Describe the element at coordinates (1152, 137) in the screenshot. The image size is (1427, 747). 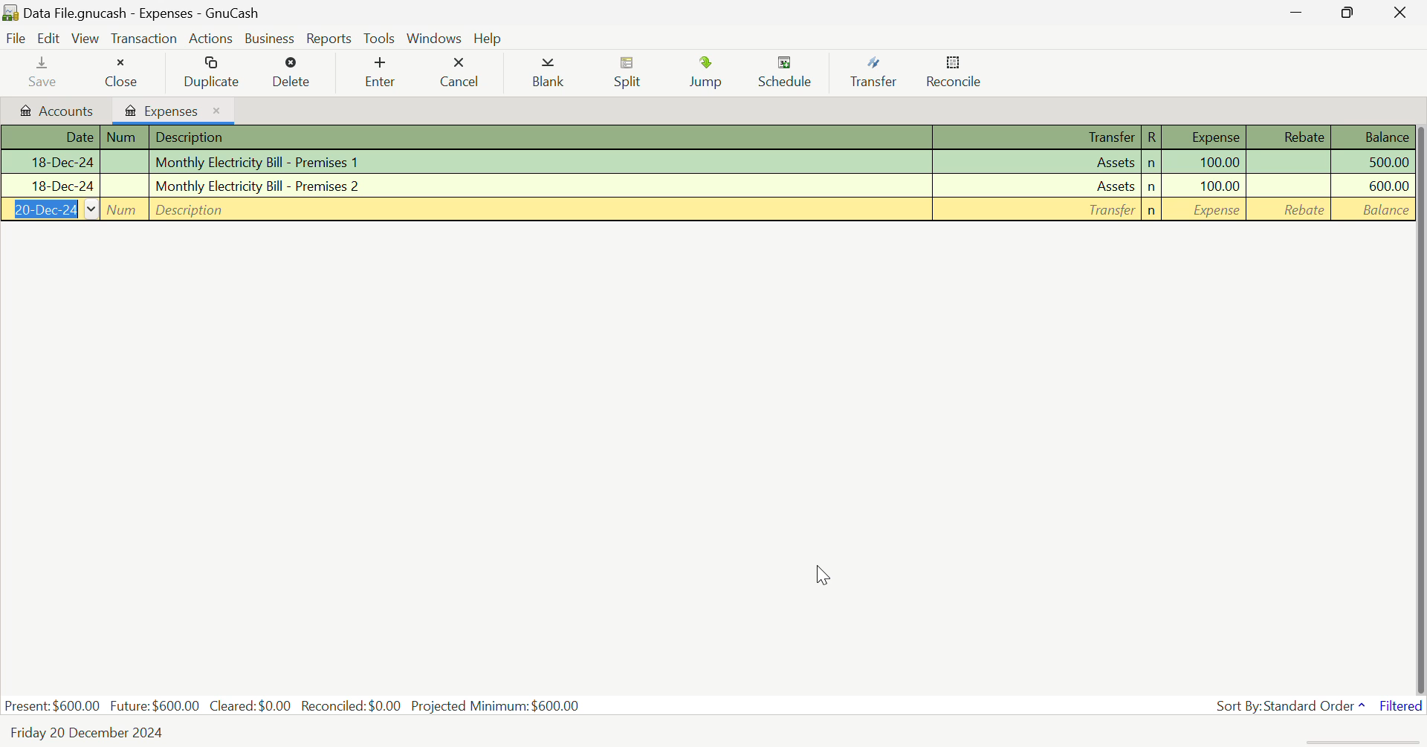
I see `R` at that location.